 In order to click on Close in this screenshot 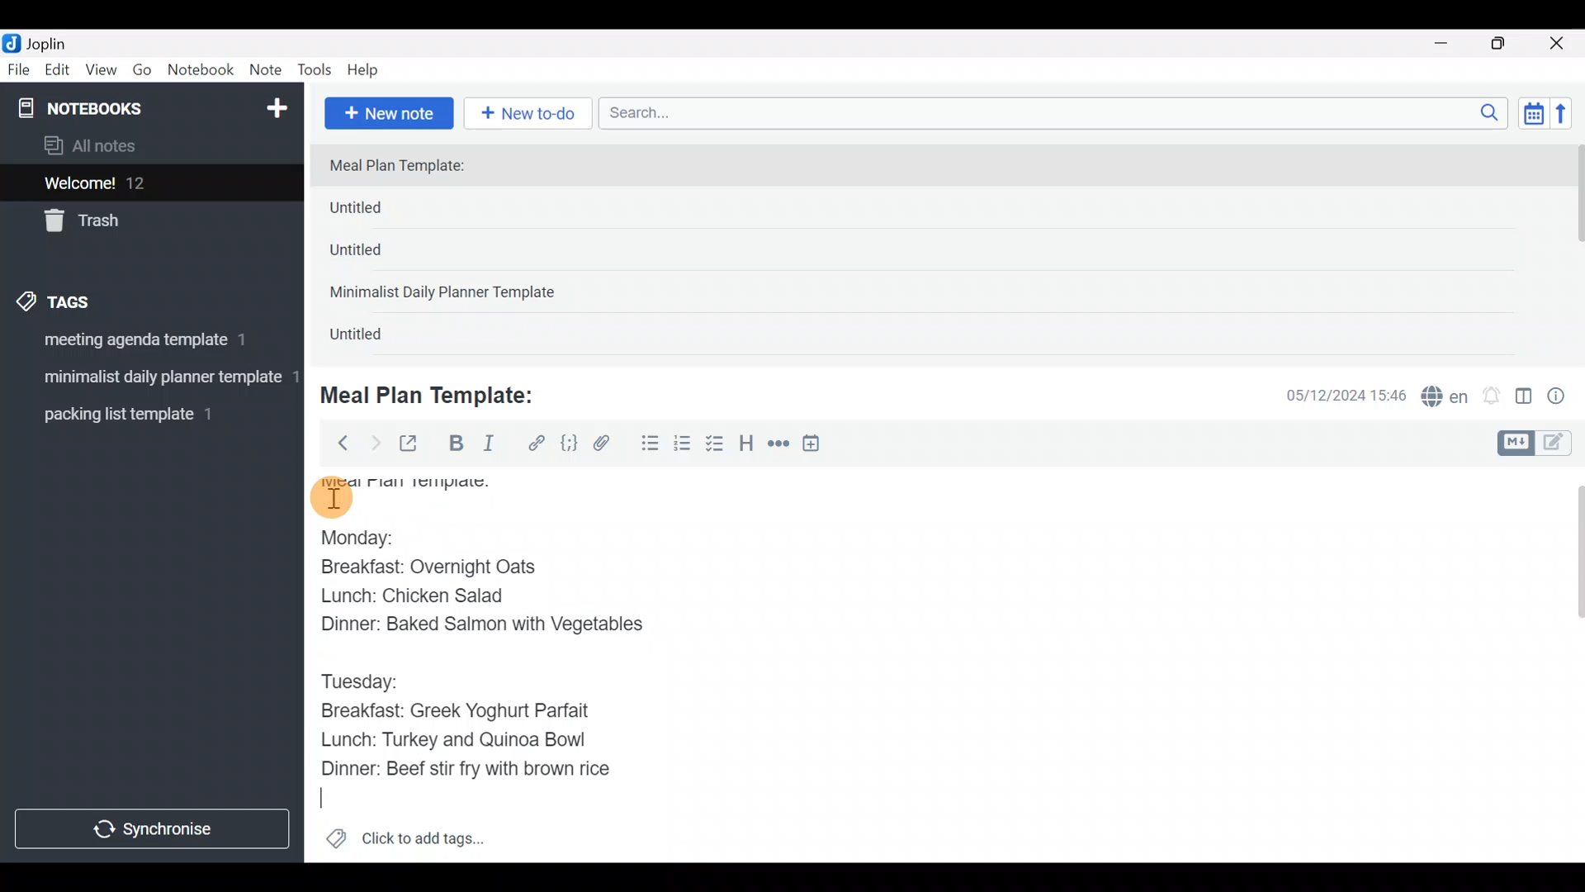, I will do `click(1559, 45)`.